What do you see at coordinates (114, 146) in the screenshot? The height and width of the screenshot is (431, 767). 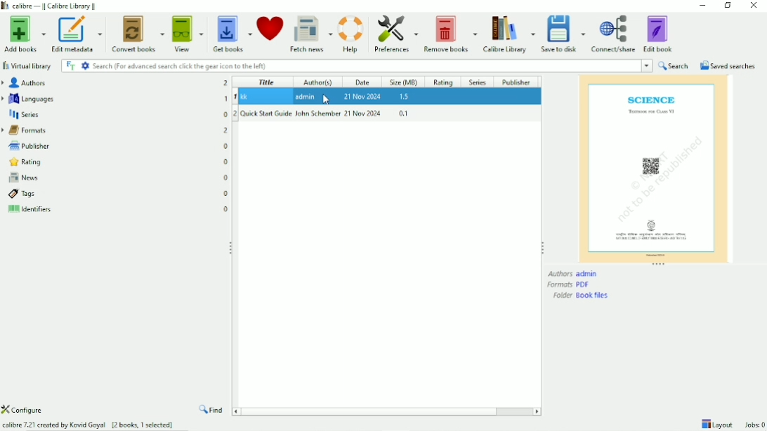 I see `Publisher` at bounding box center [114, 146].